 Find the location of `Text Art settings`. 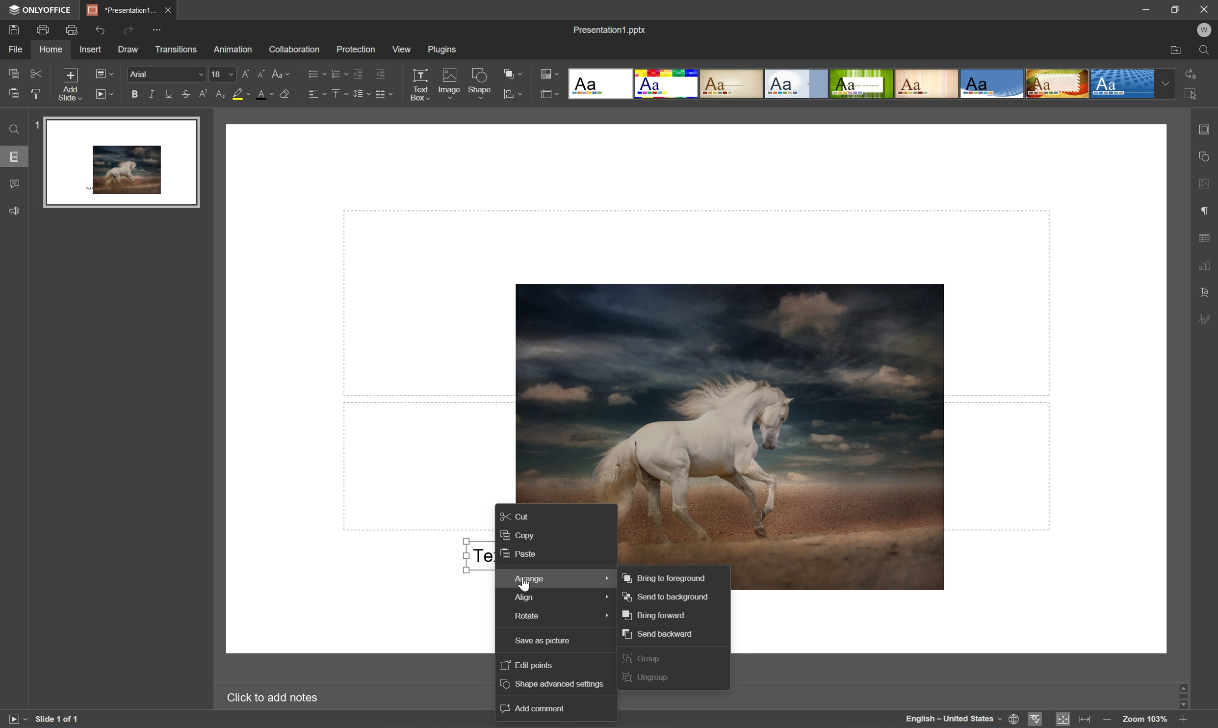

Text Art settings is located at coordinates (1207, 293).